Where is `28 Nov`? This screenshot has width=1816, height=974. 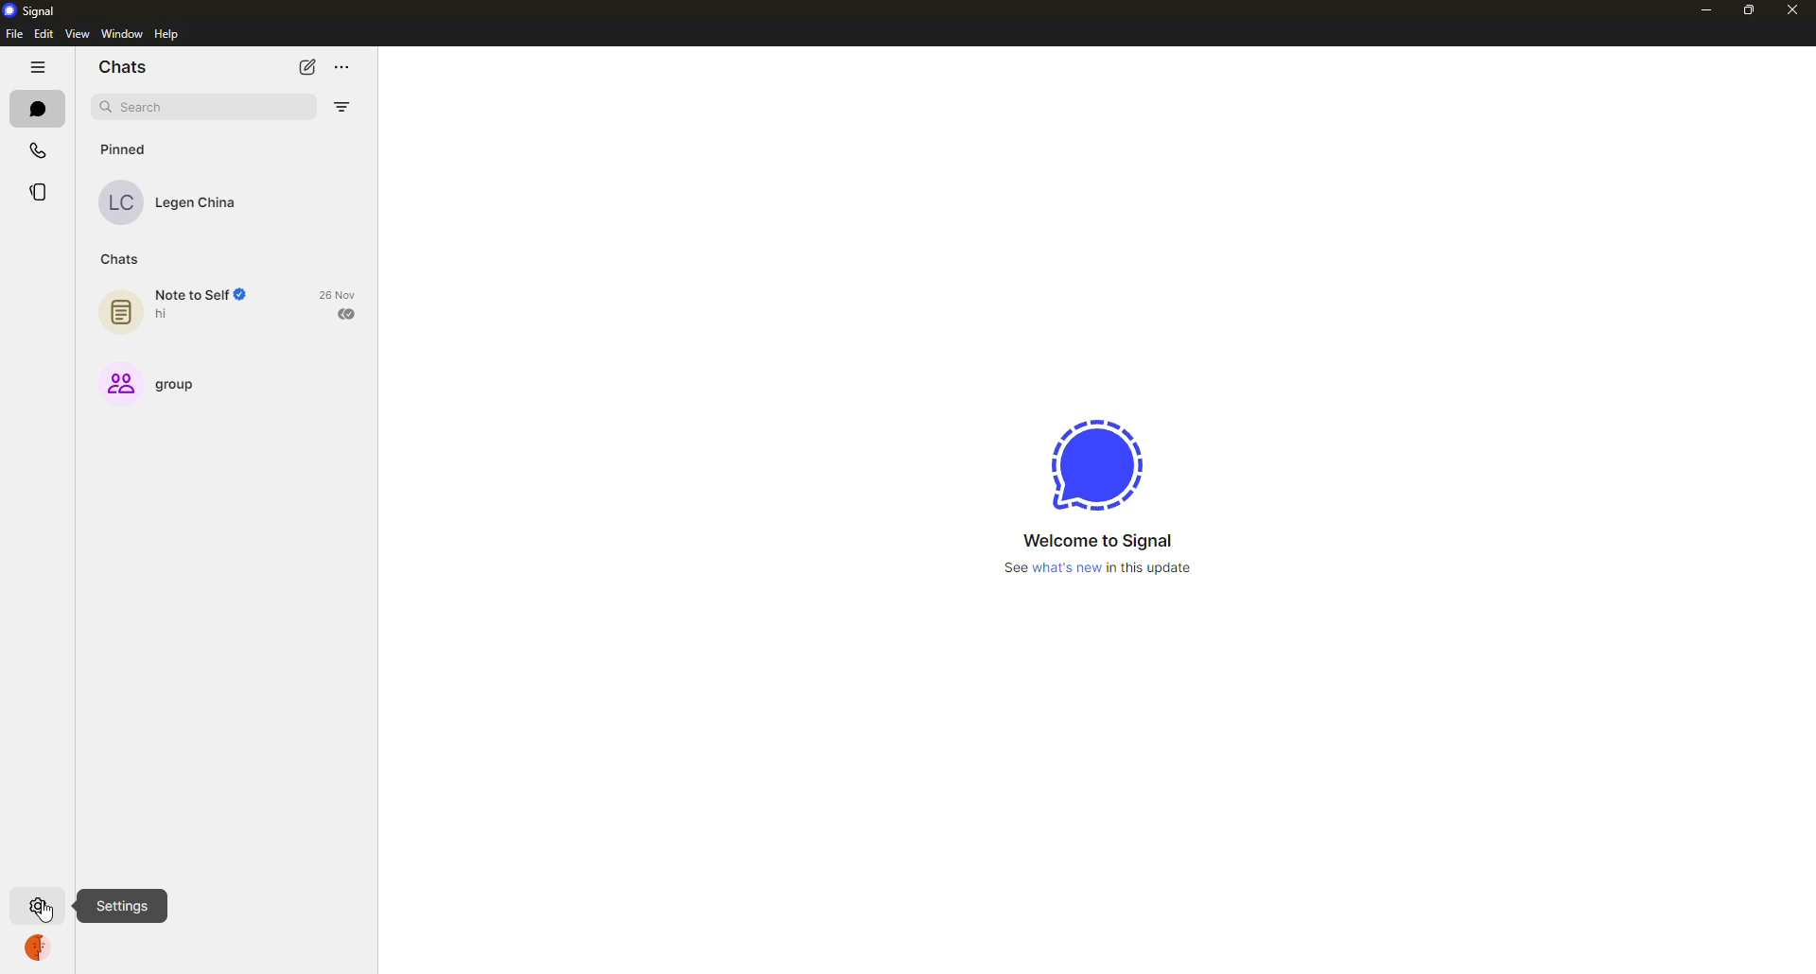 28 Nov is located at coordinates (339, 294).